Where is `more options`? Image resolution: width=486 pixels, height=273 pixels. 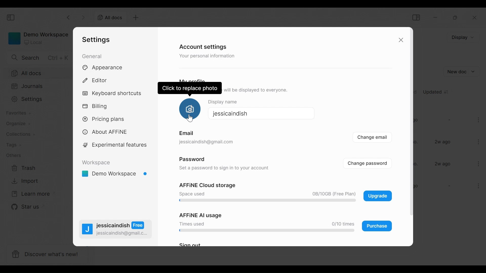 more options is located at coordinates (479, 121).